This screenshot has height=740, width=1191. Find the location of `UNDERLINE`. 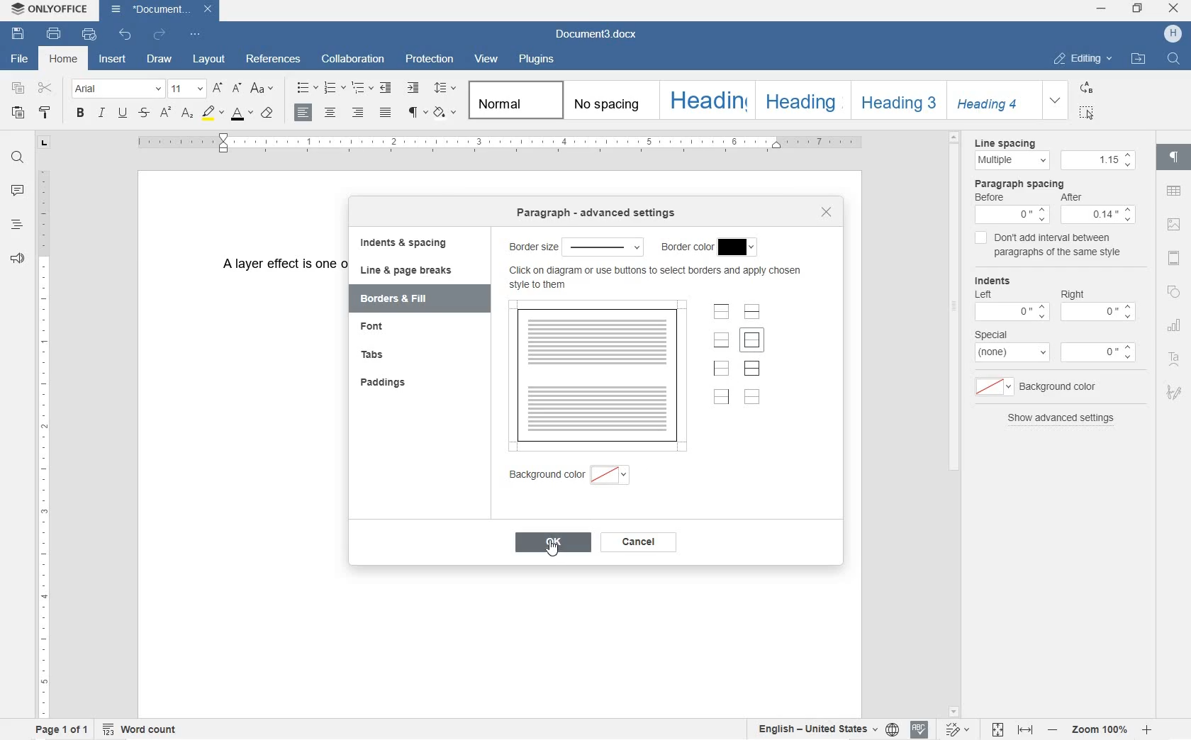

UNDERLINE is located at coordinates (125, 113).